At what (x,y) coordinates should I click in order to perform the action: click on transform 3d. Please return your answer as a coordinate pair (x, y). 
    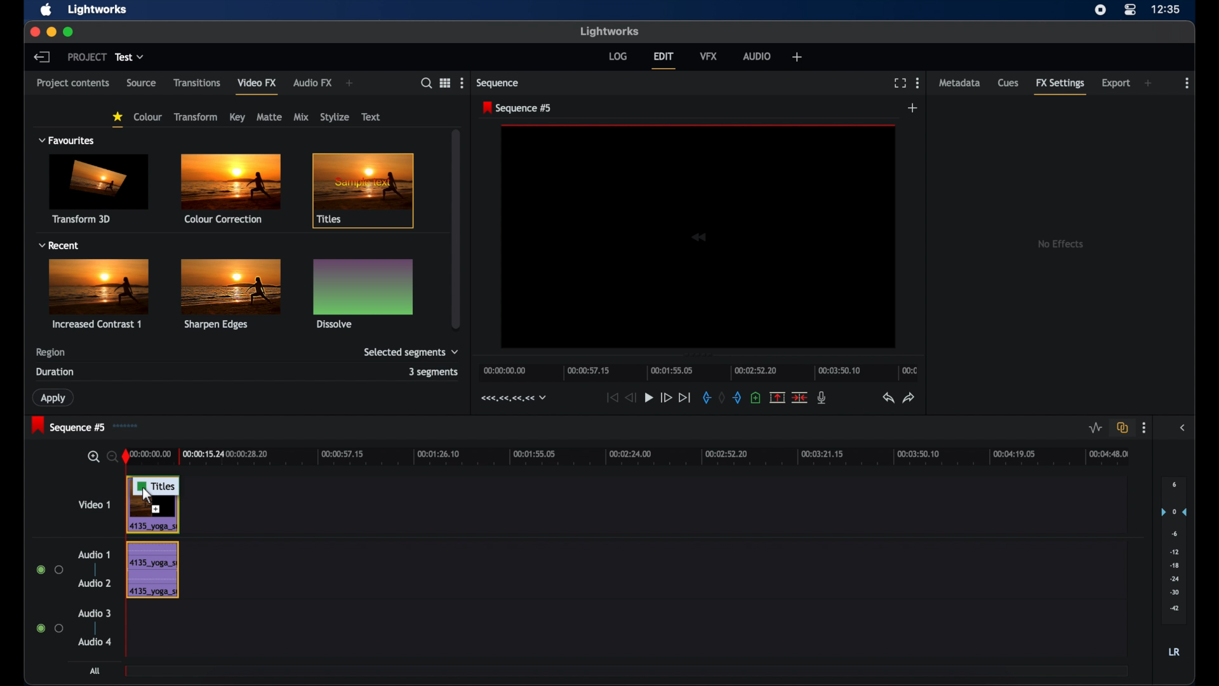
    Looking at the image, I should click on (100, 189).